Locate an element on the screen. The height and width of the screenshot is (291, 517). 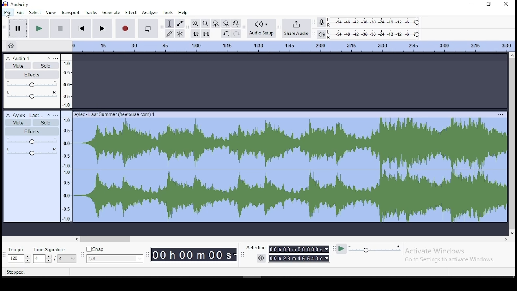
volume is located at coordinates (32, 140).